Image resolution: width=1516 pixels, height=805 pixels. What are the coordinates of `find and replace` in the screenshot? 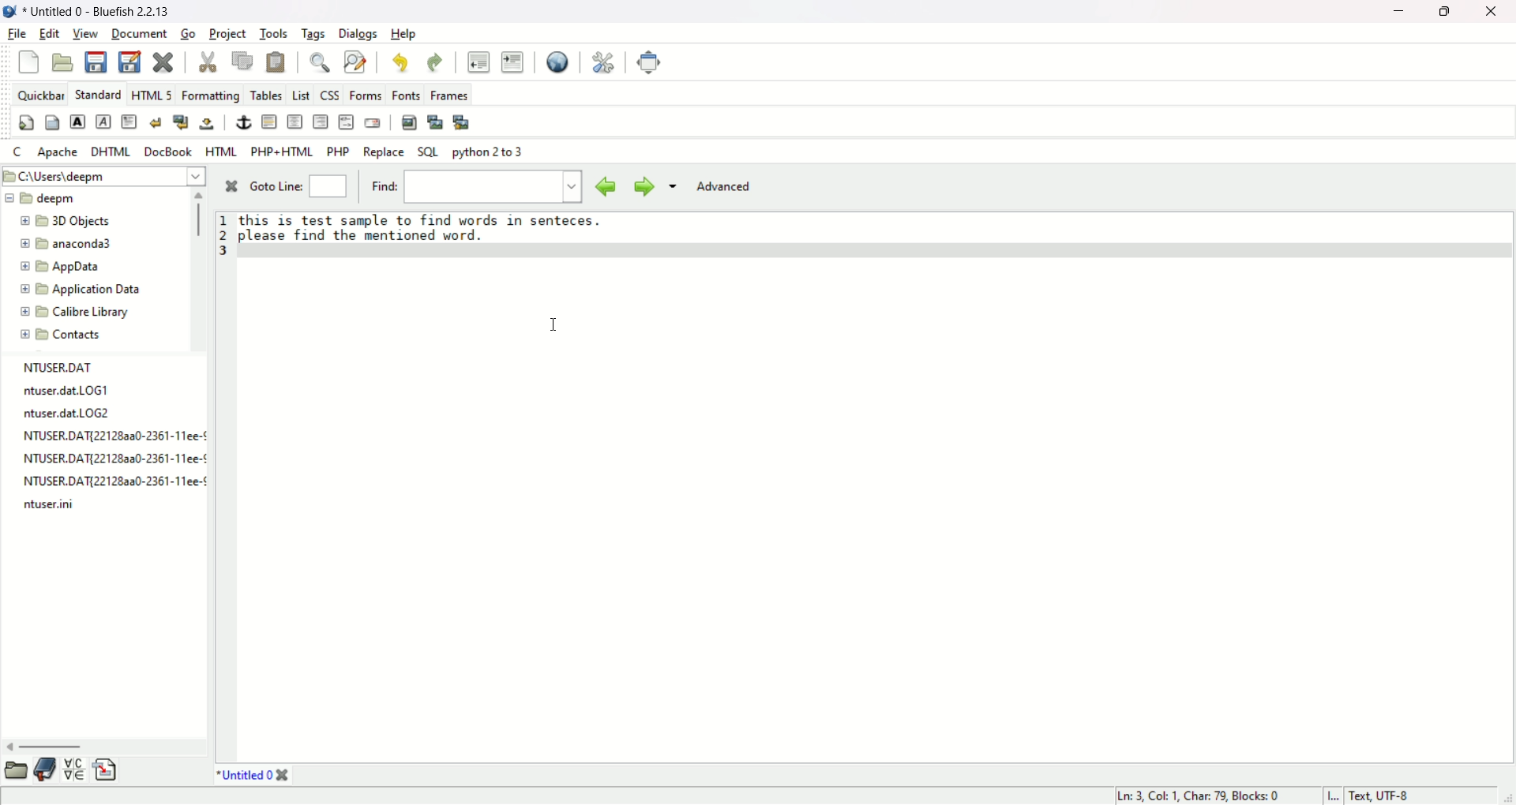 It's located at (354, 61).